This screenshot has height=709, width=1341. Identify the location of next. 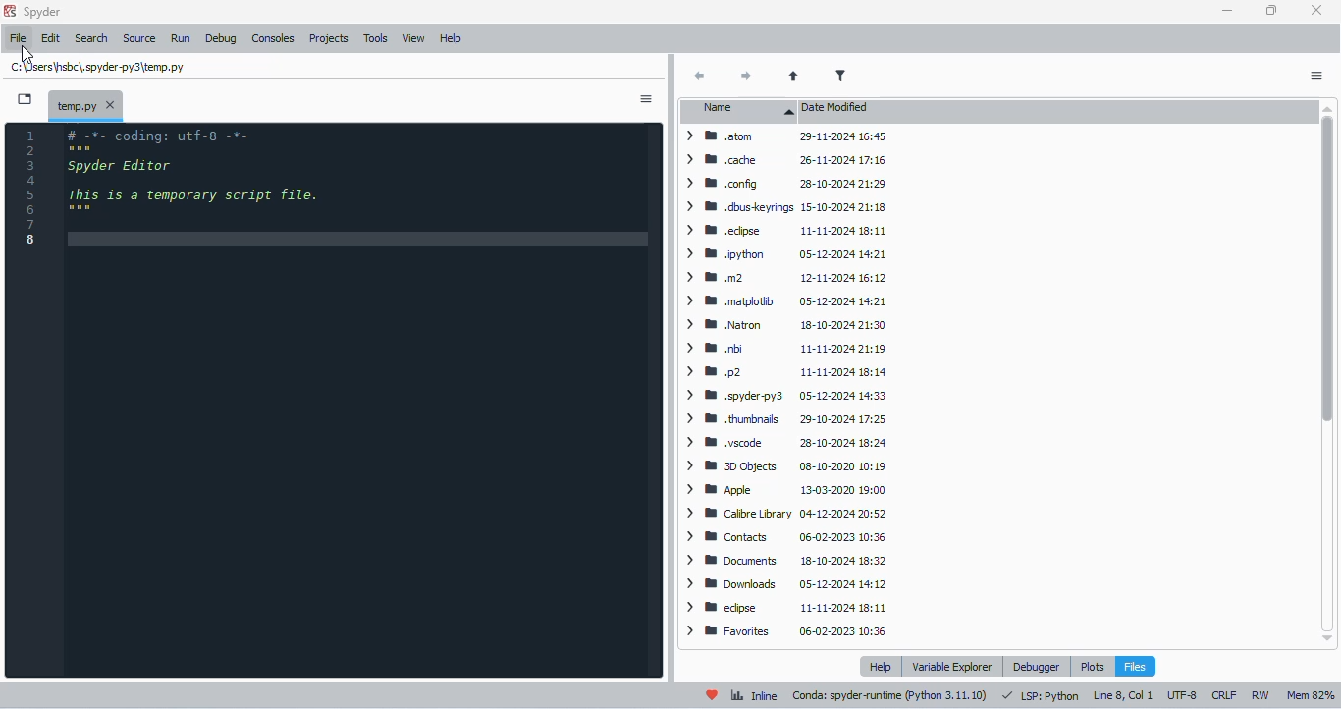
(745, 76).